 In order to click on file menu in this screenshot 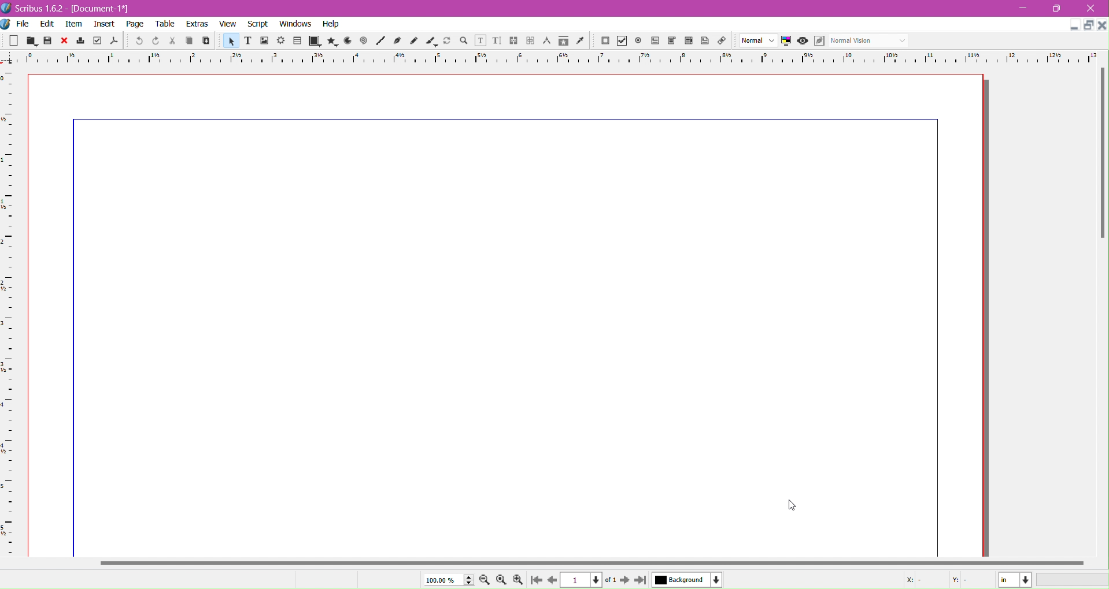, I will do `click(23, 24)`.